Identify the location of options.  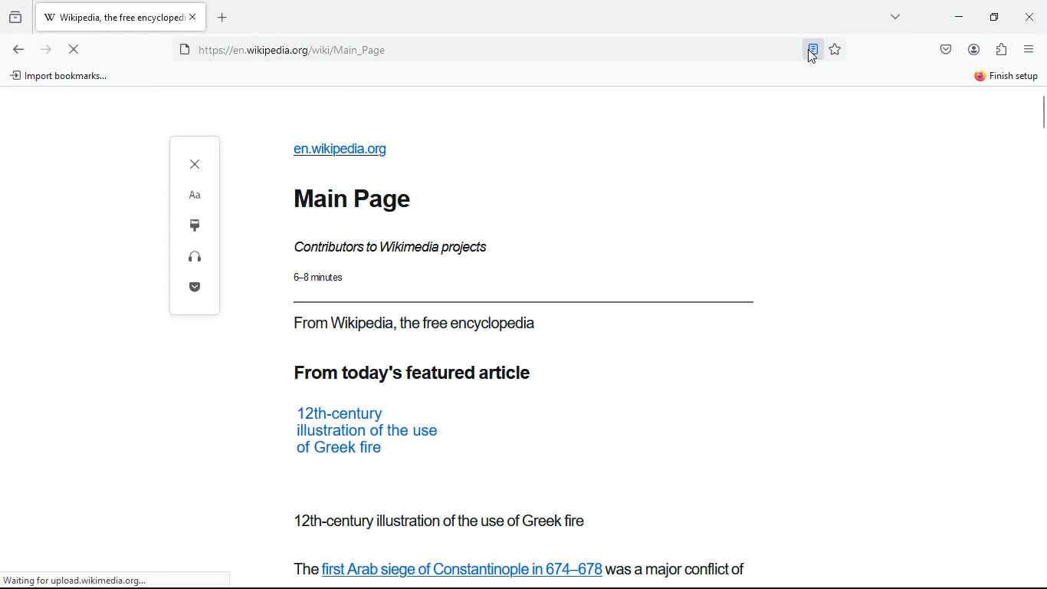
(1029, 49).